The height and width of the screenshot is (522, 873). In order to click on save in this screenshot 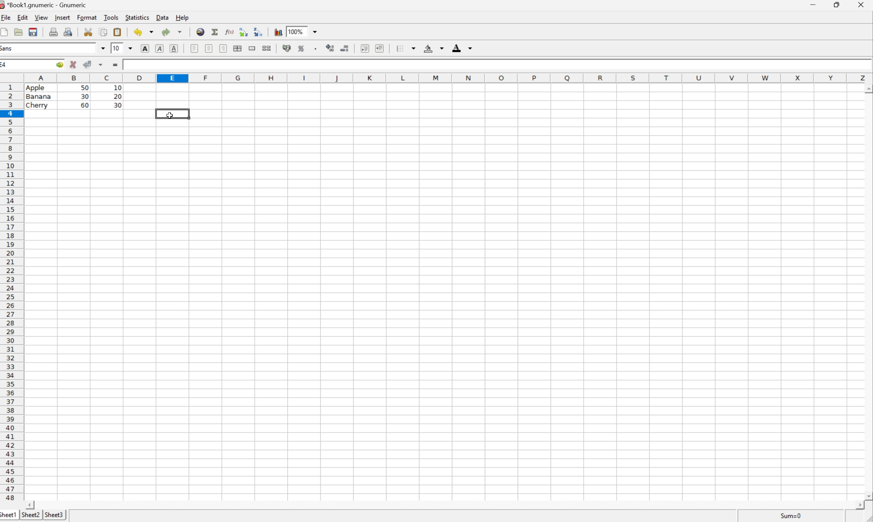, I will do `click(19, 31)`.